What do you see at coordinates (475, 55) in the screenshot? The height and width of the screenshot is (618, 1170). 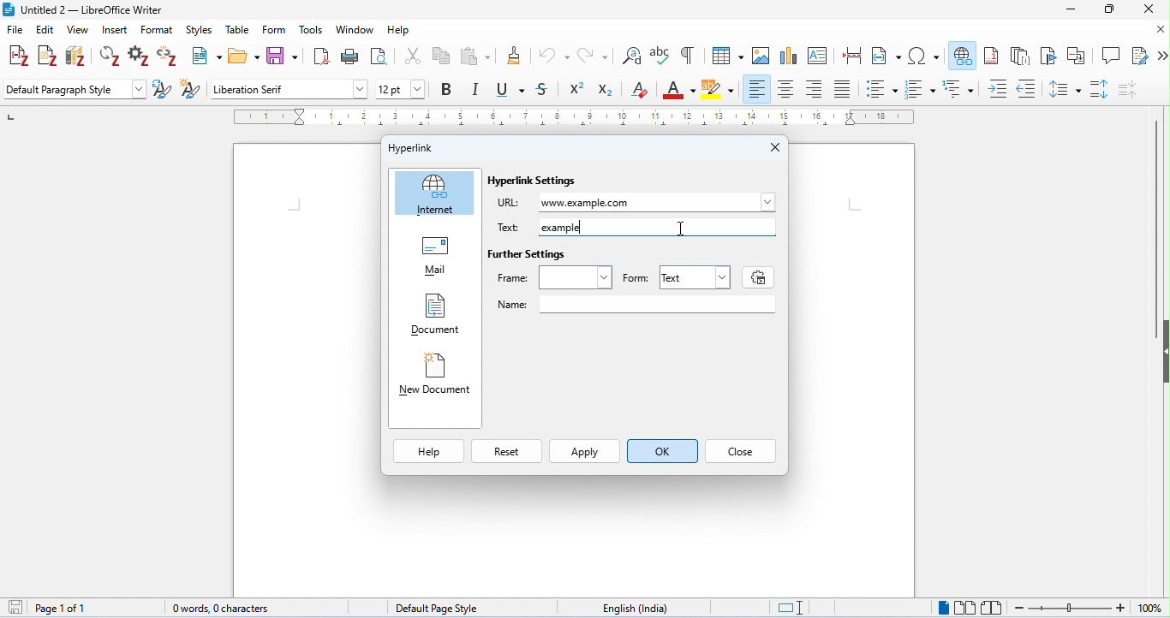 I see `paste` at bounding box center [475, 55].